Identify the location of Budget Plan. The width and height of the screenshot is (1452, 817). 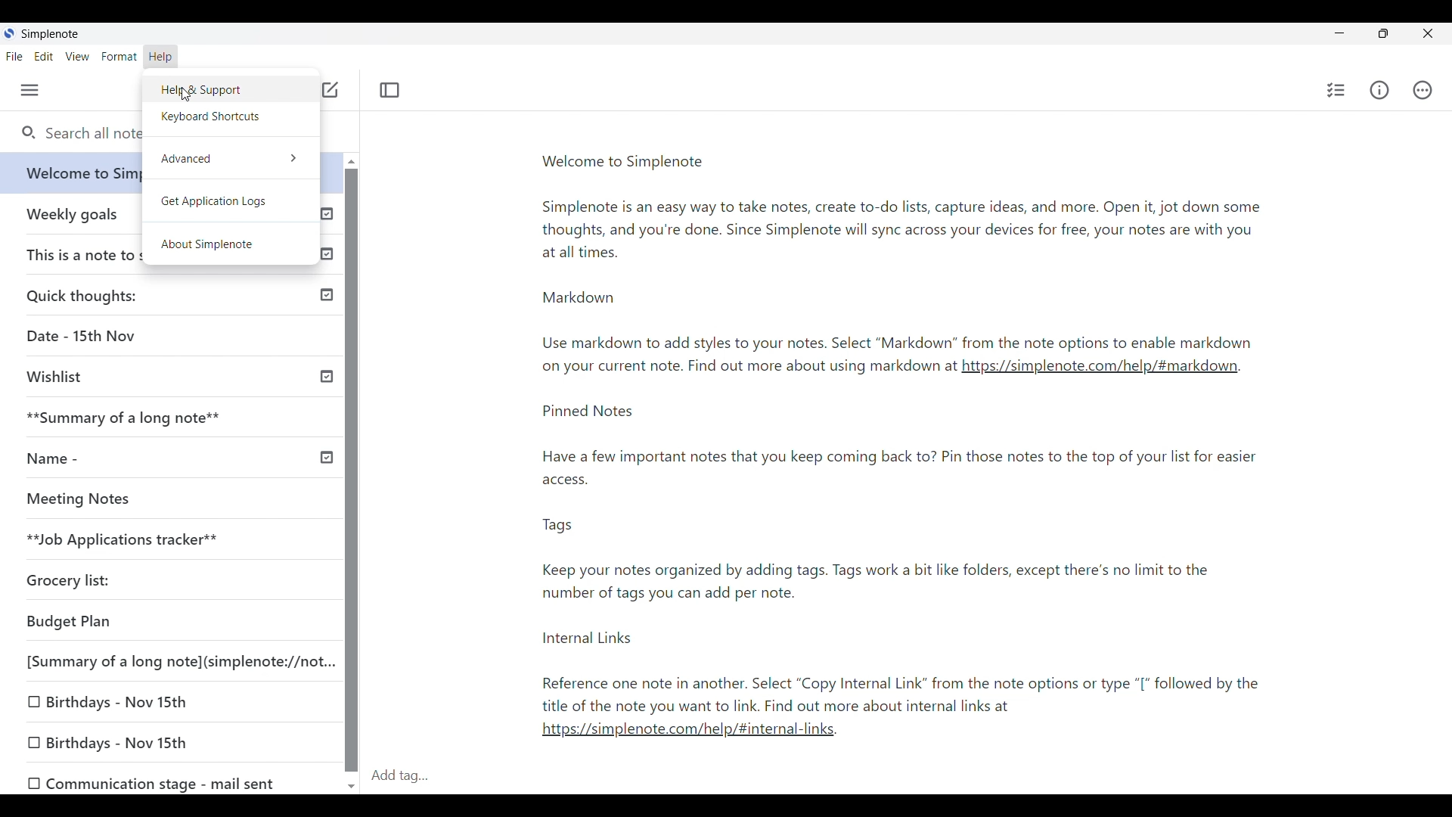
(69, 622).